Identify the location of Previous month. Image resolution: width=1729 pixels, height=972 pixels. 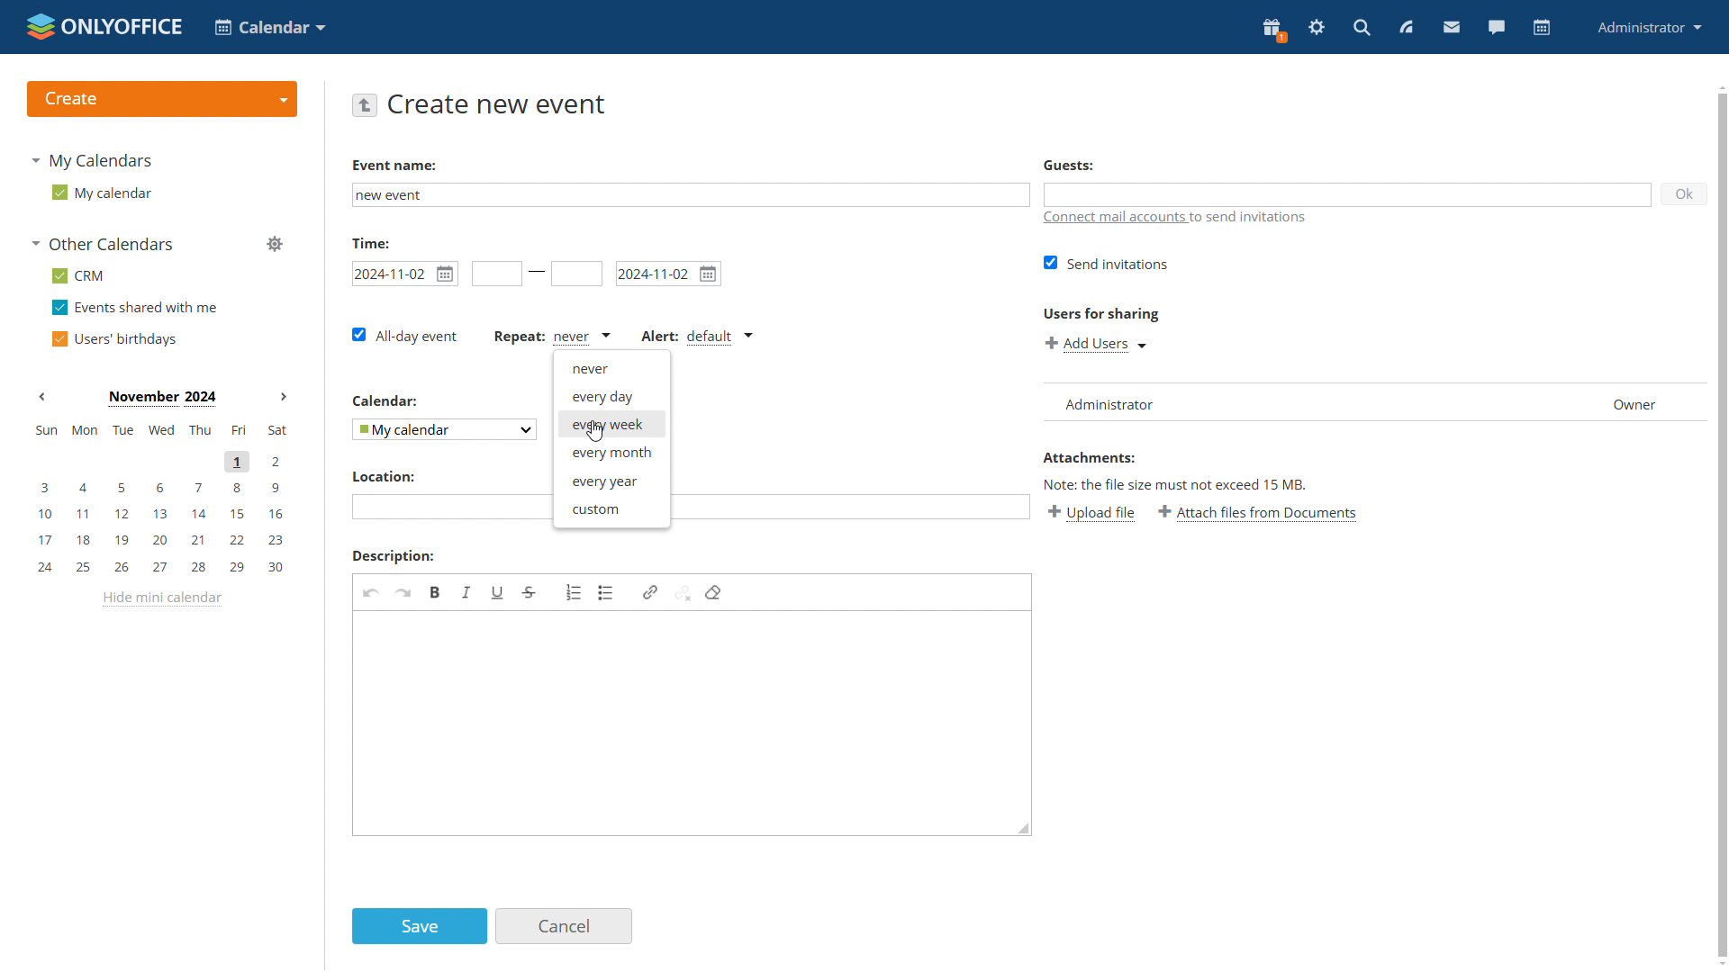
(42, 396).